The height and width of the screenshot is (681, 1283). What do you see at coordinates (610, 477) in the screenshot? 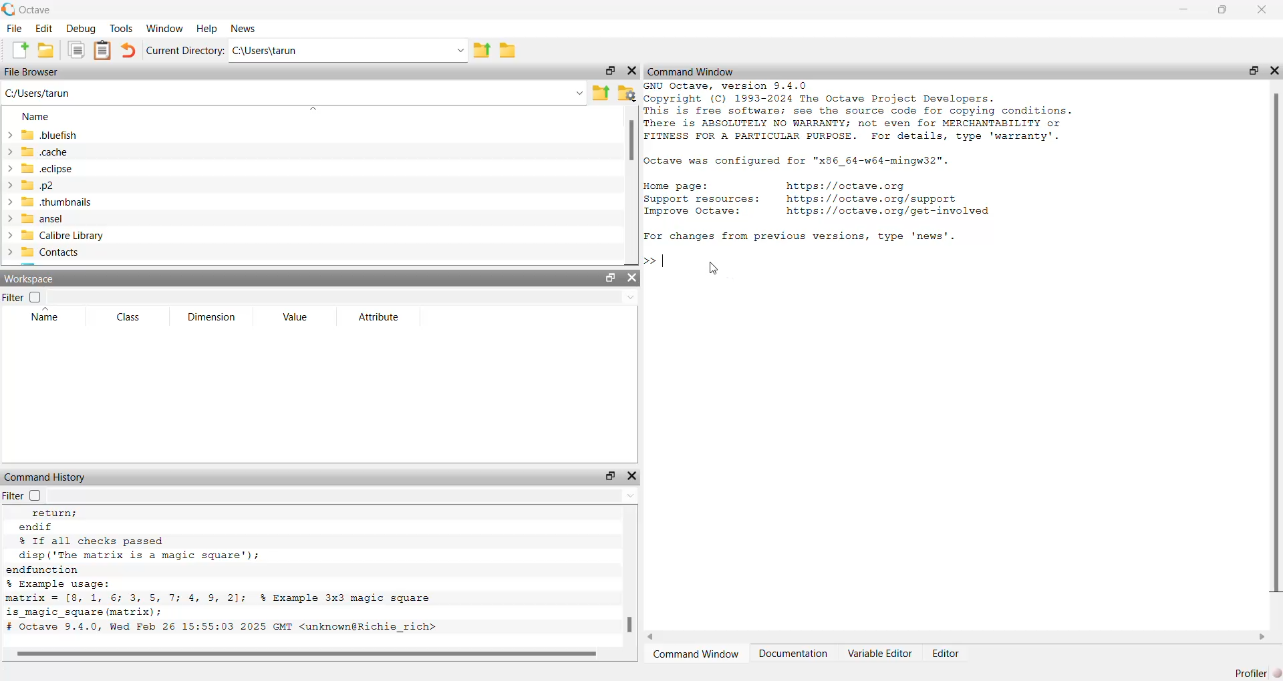
I see `maximize` at bounding box center [610, 477].